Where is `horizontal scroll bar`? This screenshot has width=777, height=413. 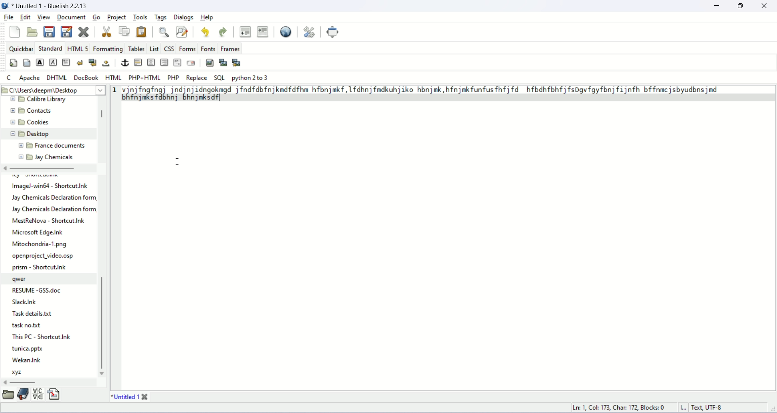 horizontal scroll bar is located at coordinates (25, 382).